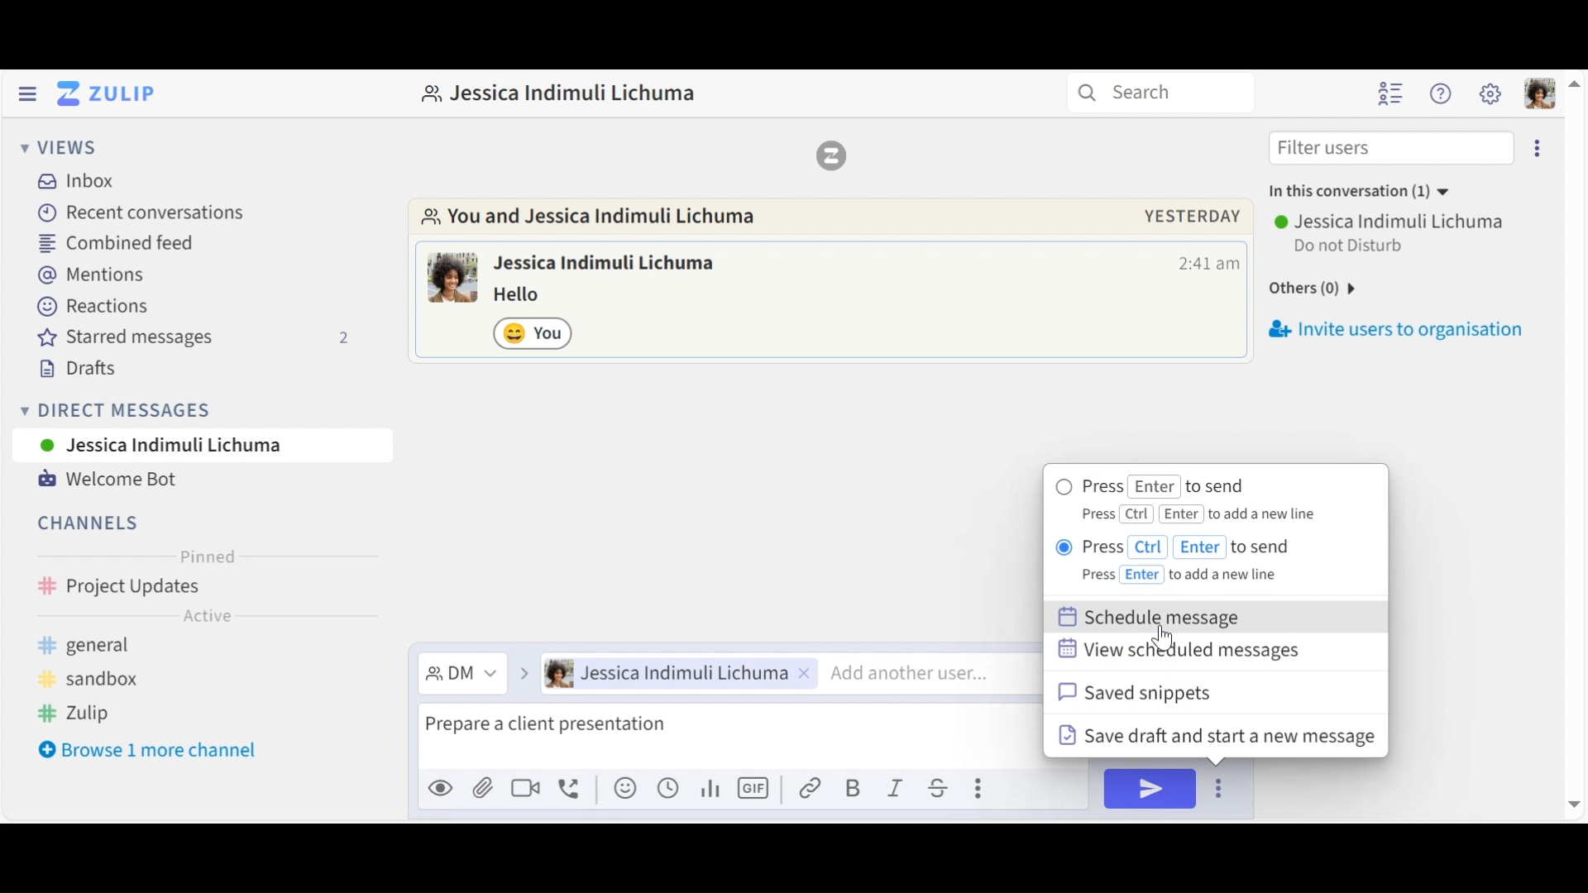 The width and height of the screenshot is (1588, 893). What do you see at coordinates (1218, 789) in the screenshot?
I see `Send options` at bounding box center [1218, 789].